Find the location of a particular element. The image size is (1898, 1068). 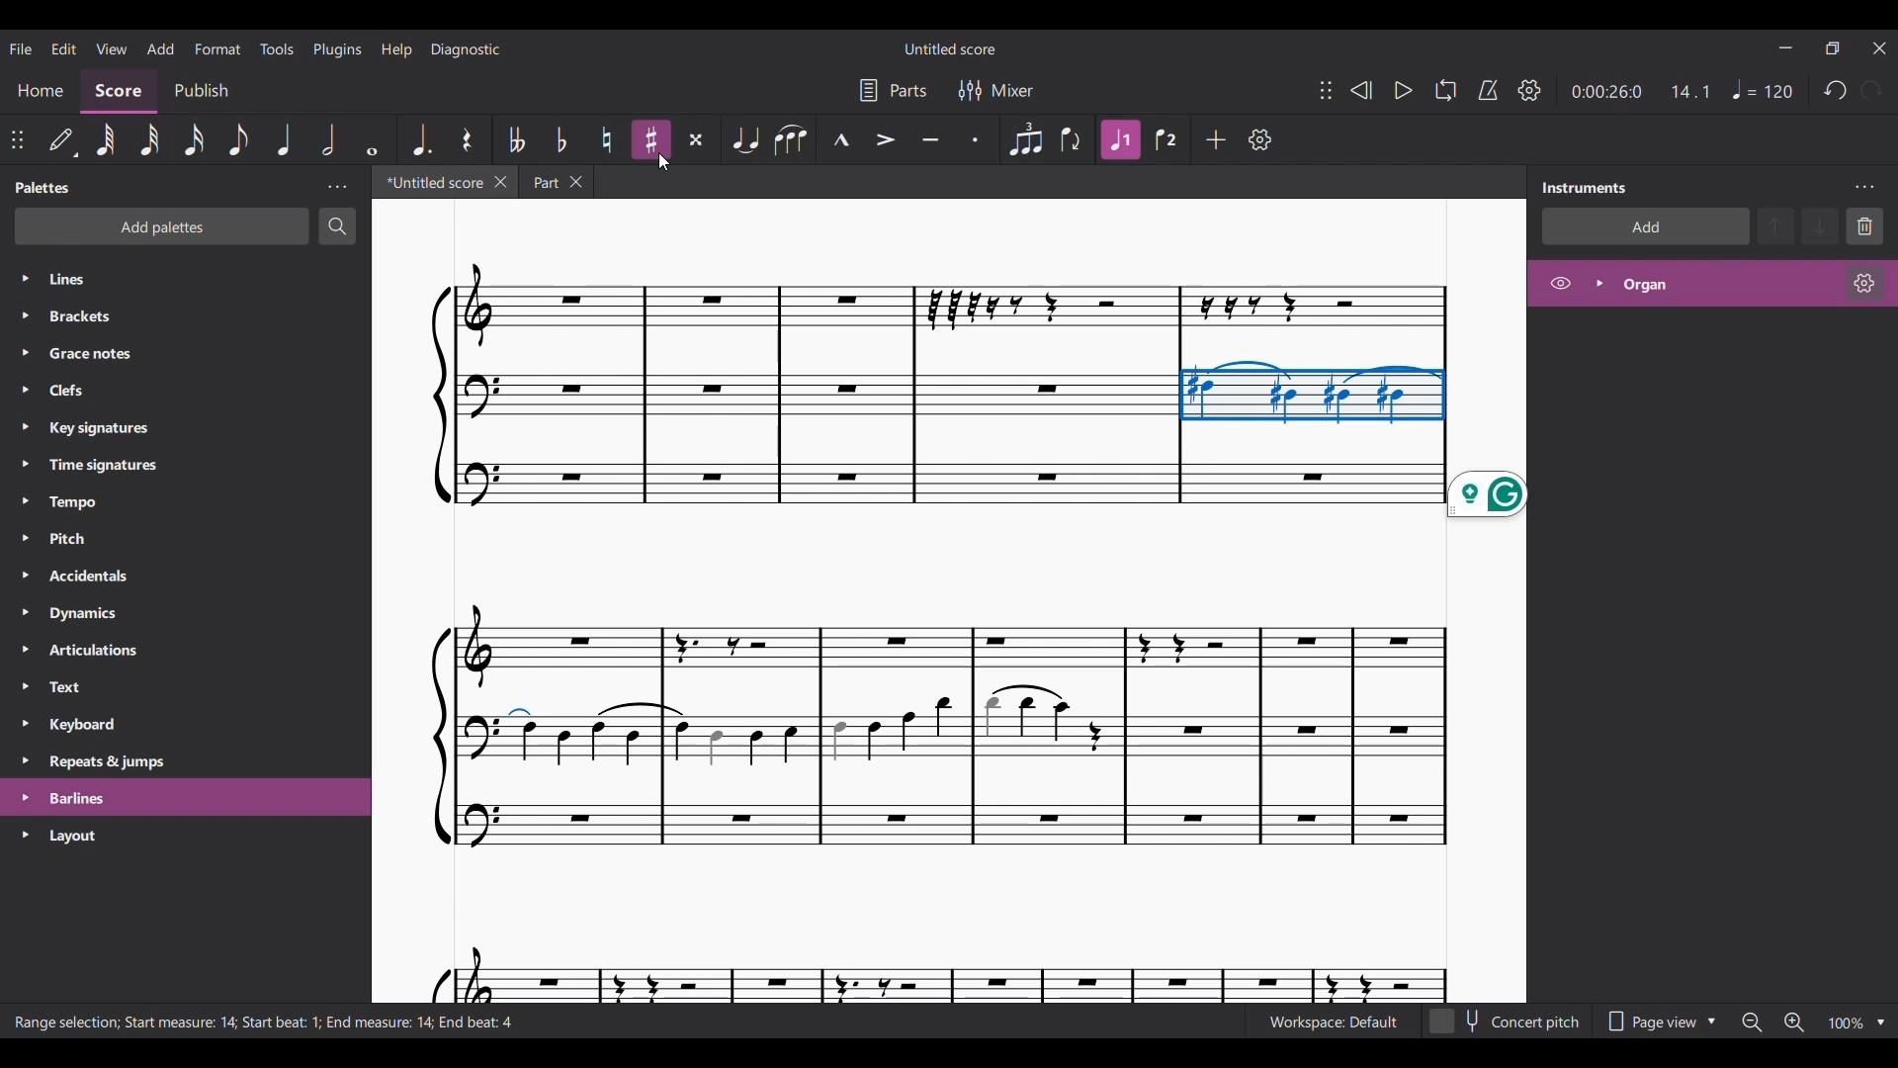

Metronome is located at coordinates (1488, 90).